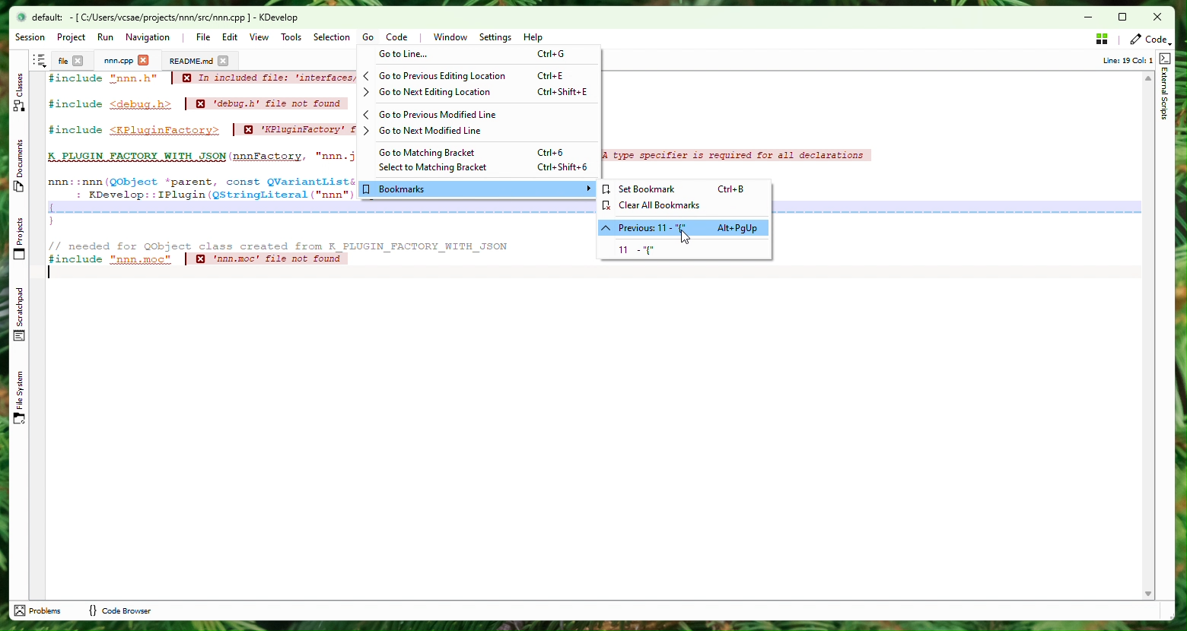 Image resolution: width=1187 pixels, height=631 pixels. What do you see at coordinates (683, 227) in the screenshot?
I see `Previous` at bounding box center [683, 227].